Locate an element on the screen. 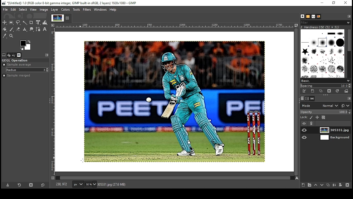  refresh brushes is located at coordinates (338, 91).